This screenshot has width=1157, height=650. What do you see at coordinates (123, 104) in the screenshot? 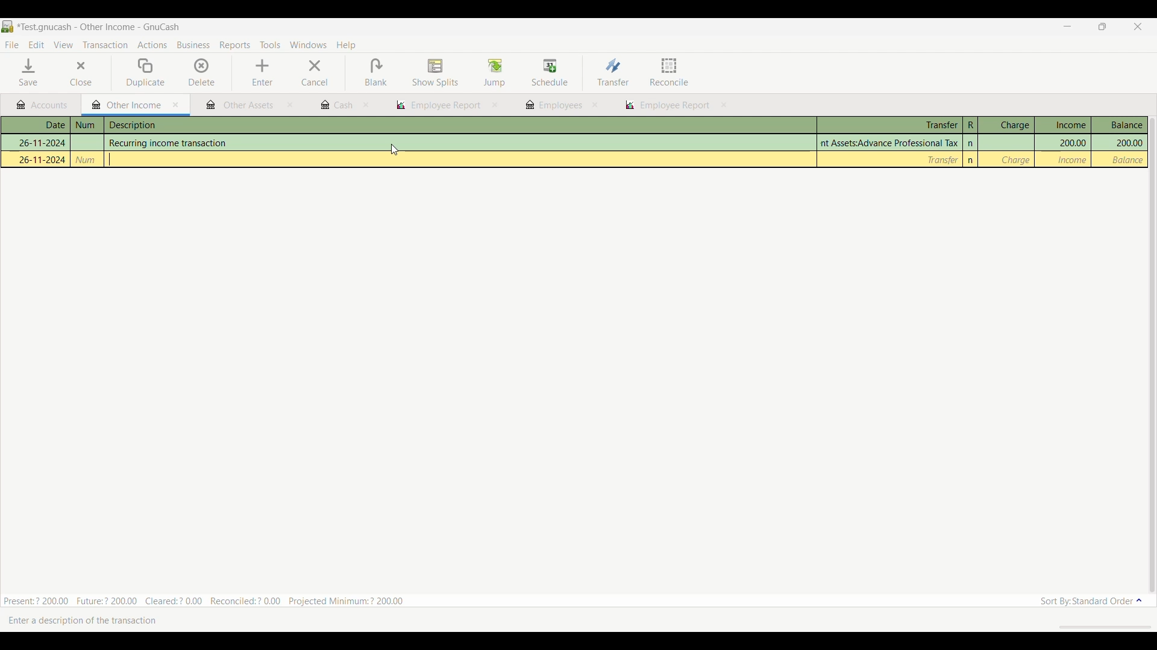
I see `Current tab highlight` at bounding box center [123, 104].